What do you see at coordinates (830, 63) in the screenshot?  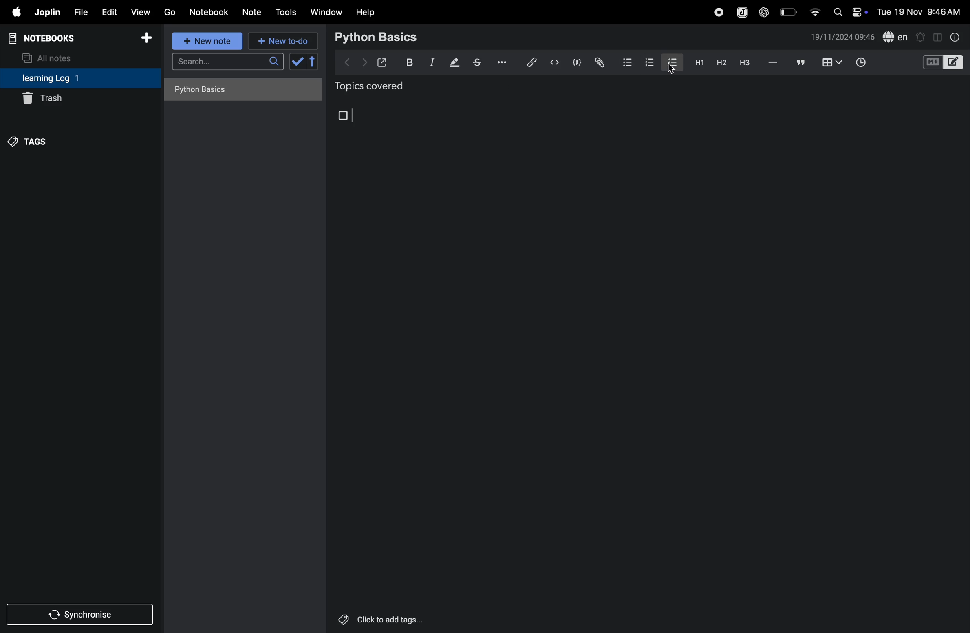 I see `add table` at bounding box center [830, 63].